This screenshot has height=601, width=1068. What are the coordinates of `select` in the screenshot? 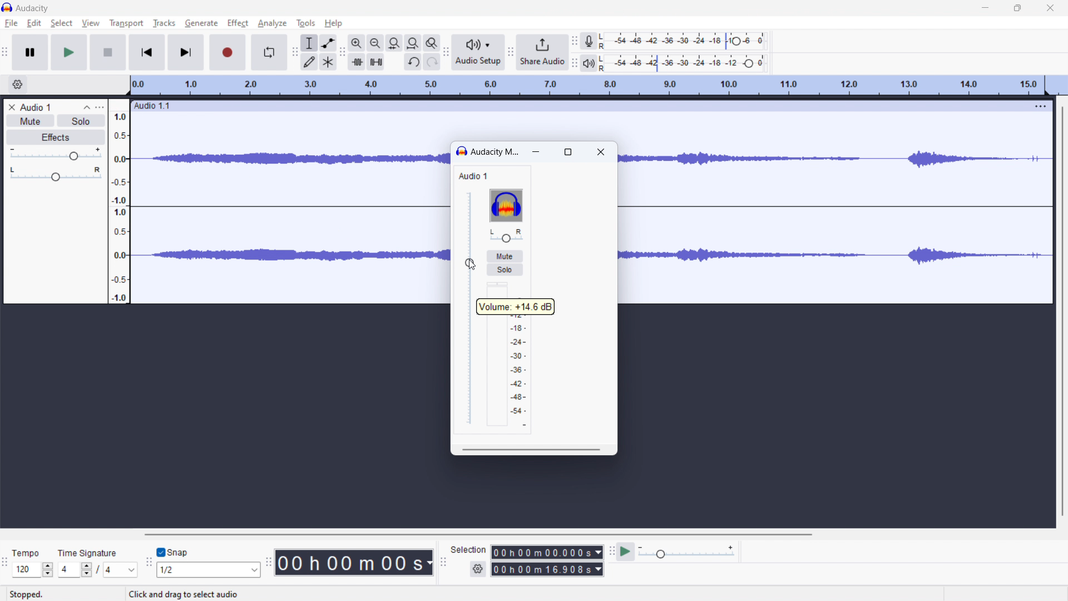 It's located at (61, 23).